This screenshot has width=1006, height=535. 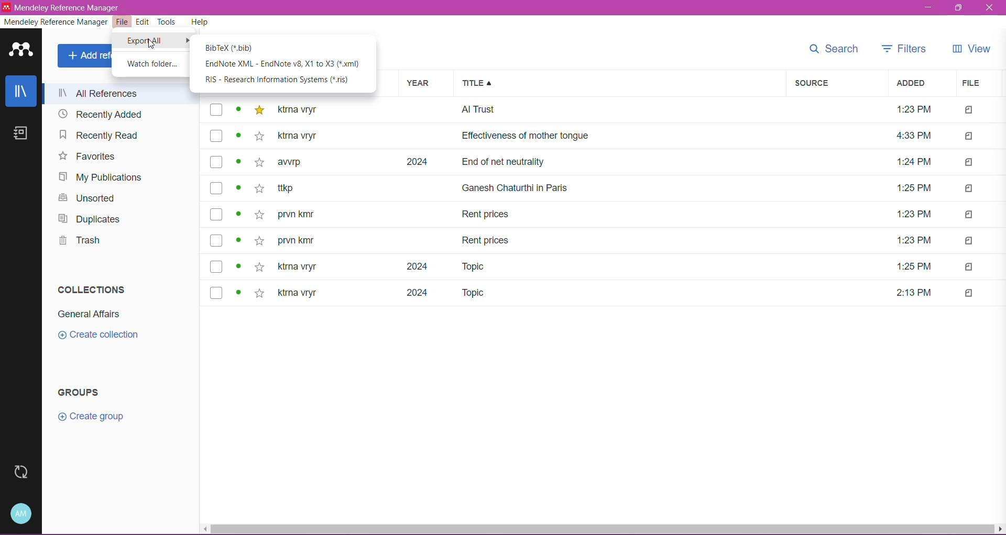 What do you see at coordinates (23, 135) in the screenshot?
I see `Notes` at bounding box center [23, 135].